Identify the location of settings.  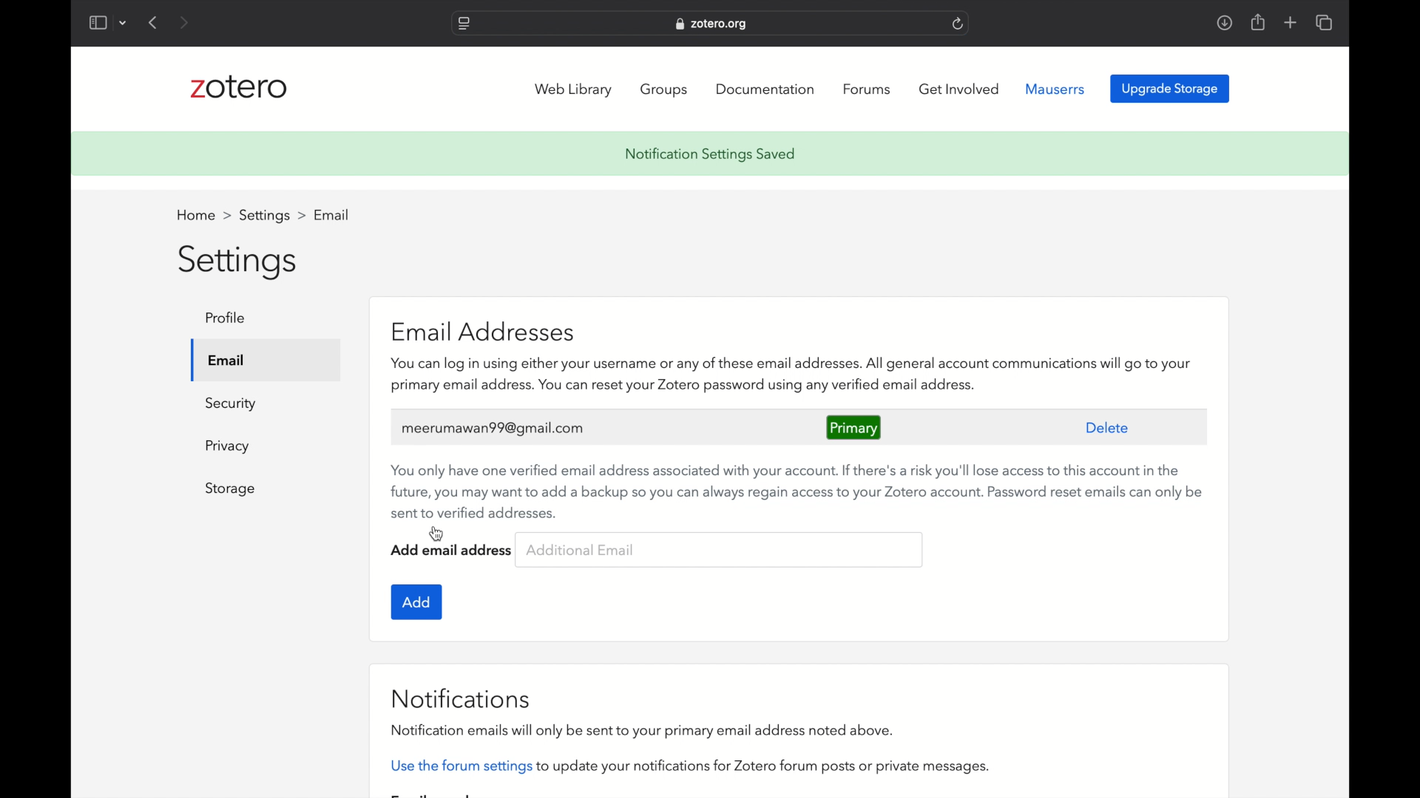
(272, 216).